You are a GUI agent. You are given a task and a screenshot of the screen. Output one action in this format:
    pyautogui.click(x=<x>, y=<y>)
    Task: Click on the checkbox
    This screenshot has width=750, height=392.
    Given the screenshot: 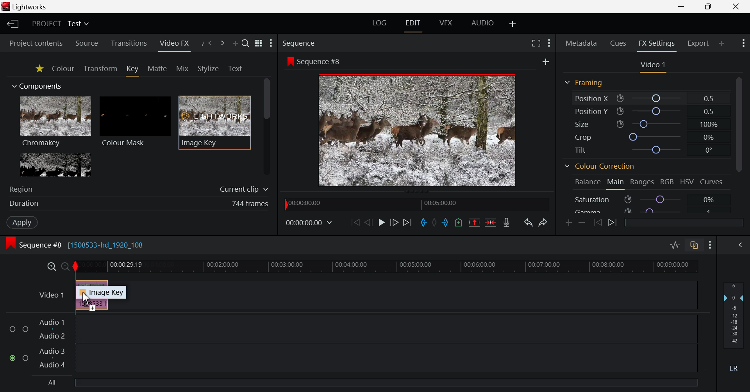 What is the action you would take?
    pyautogui.click(x=12, y=328)
    